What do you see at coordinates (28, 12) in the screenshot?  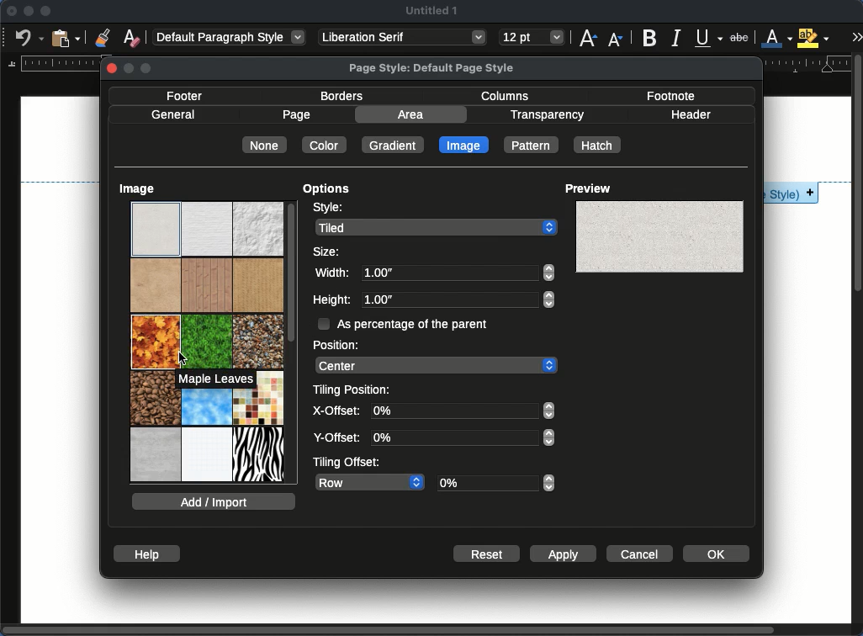 I see `minimize` at bounding box center [28, 12].